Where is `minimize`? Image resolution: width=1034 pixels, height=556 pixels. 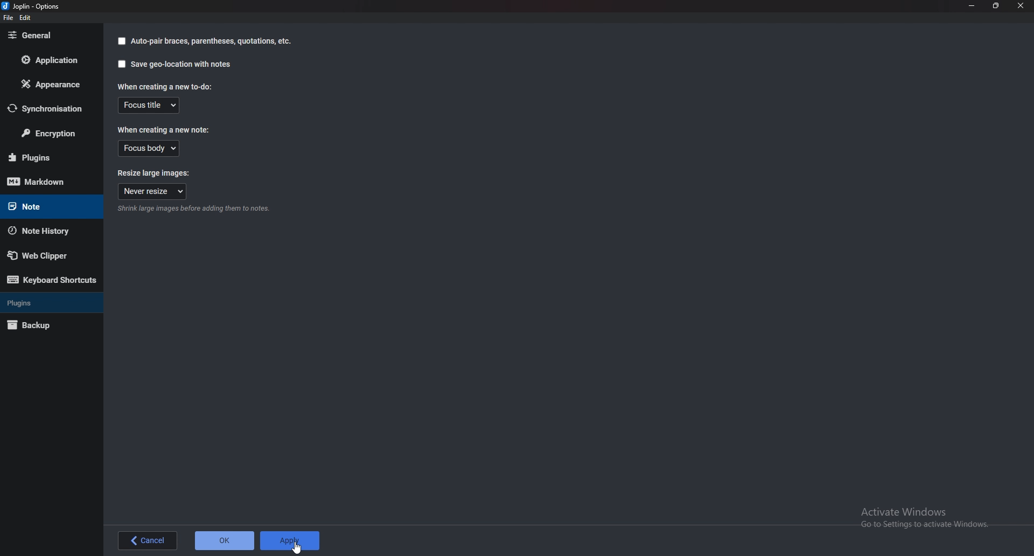 minimize is located at coordinates (970, 6).